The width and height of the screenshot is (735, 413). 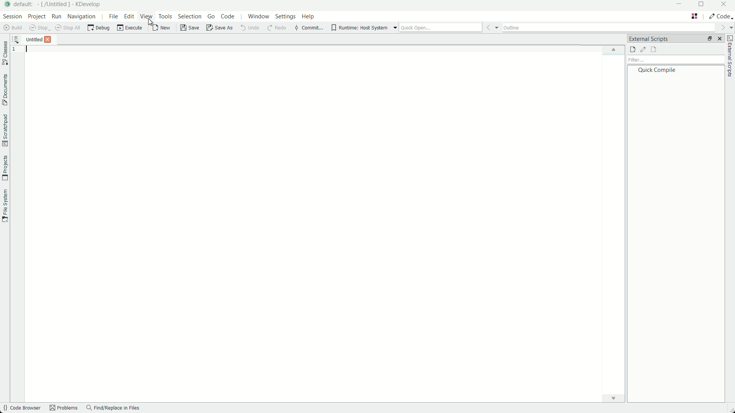 I want to click on edit external scripts, so click(x=643, y=50).